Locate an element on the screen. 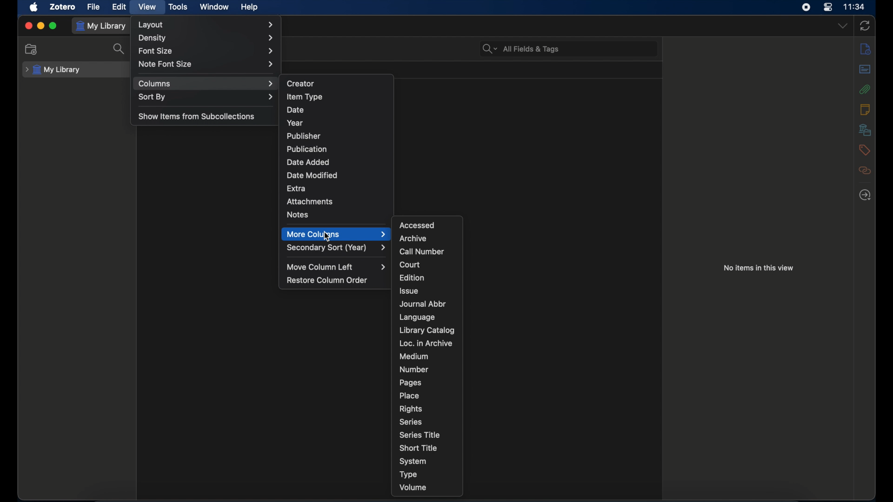 This screenshot has height=502, width=893. note font size is located at coordinates (207, 64).